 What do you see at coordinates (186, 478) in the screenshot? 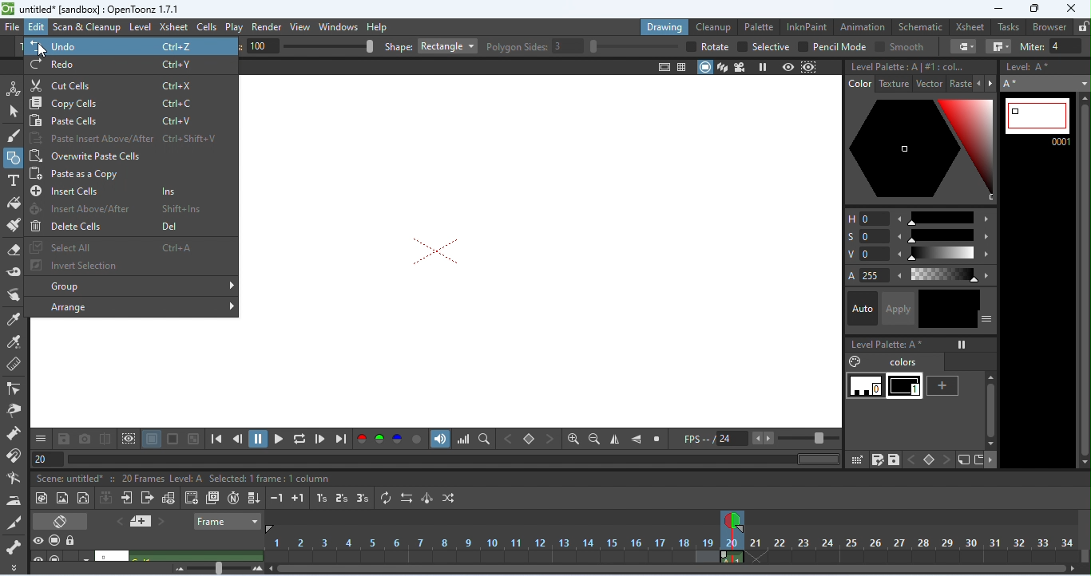
I see `level A` at bounding box center [186, 478].